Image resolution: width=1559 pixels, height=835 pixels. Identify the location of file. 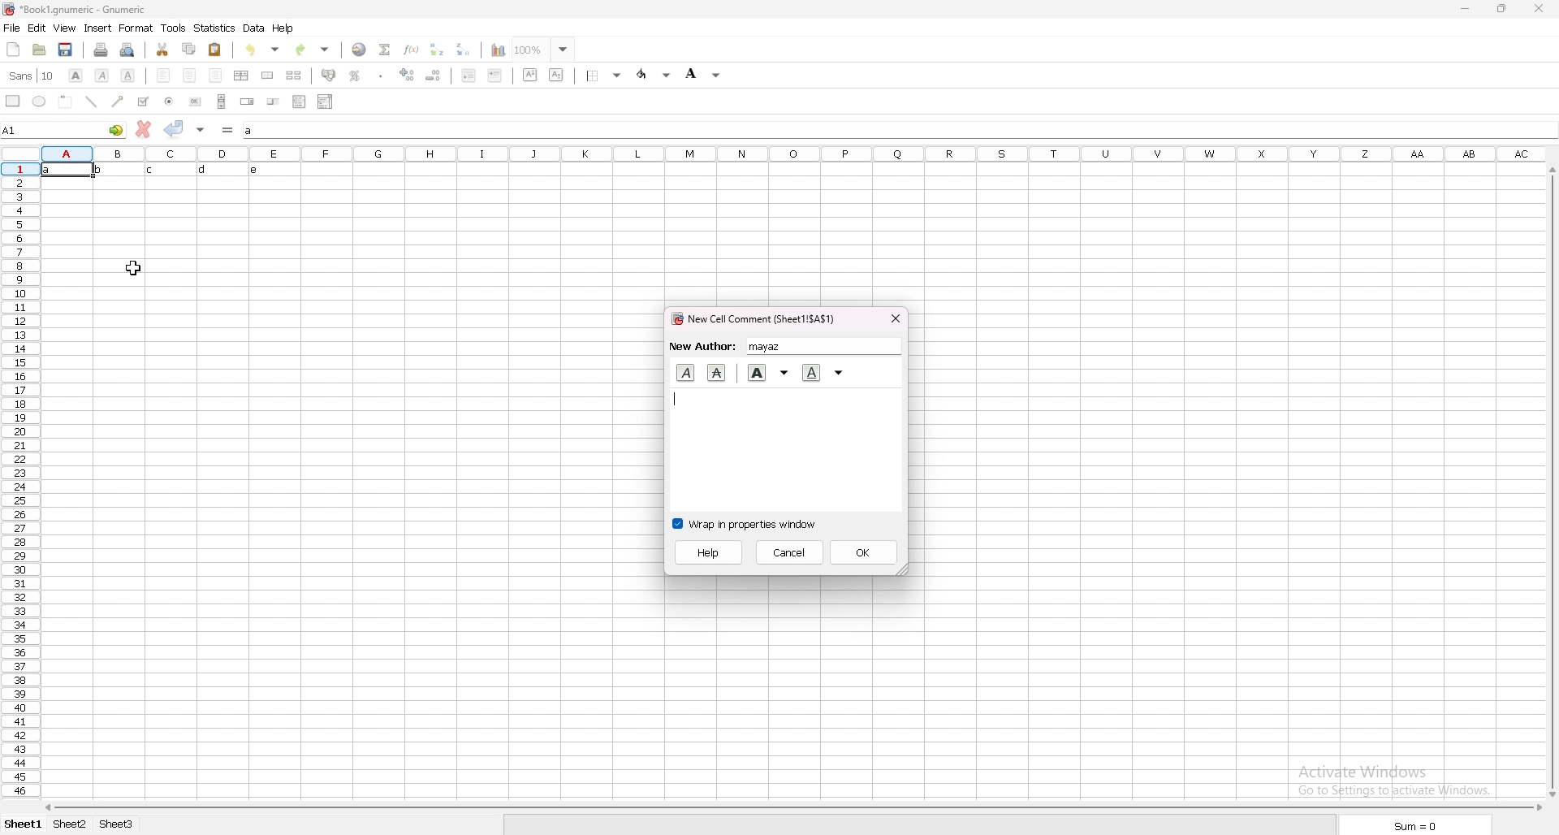
(12, 28).